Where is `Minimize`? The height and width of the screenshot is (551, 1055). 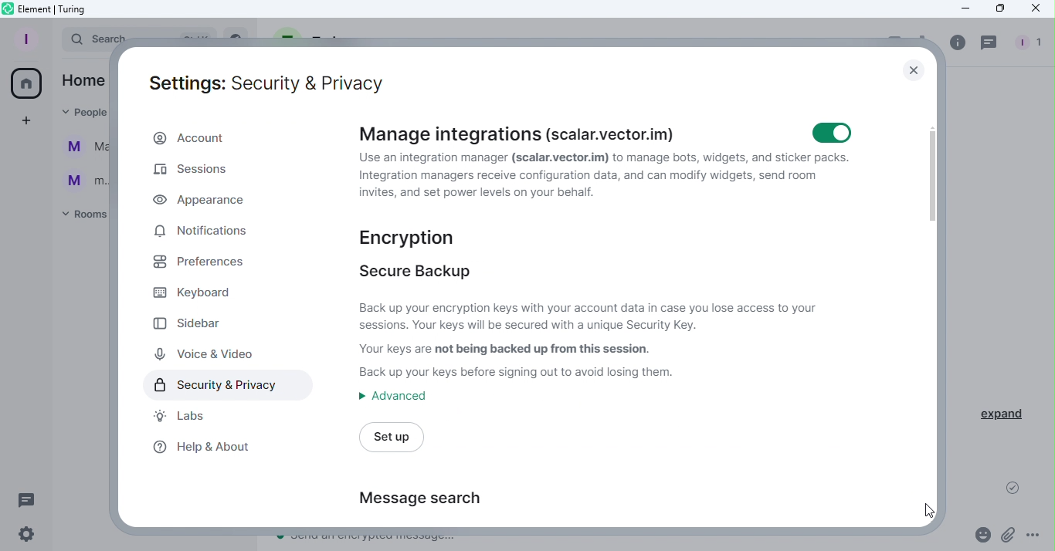
Minimize is located at coordinates (961, 10).